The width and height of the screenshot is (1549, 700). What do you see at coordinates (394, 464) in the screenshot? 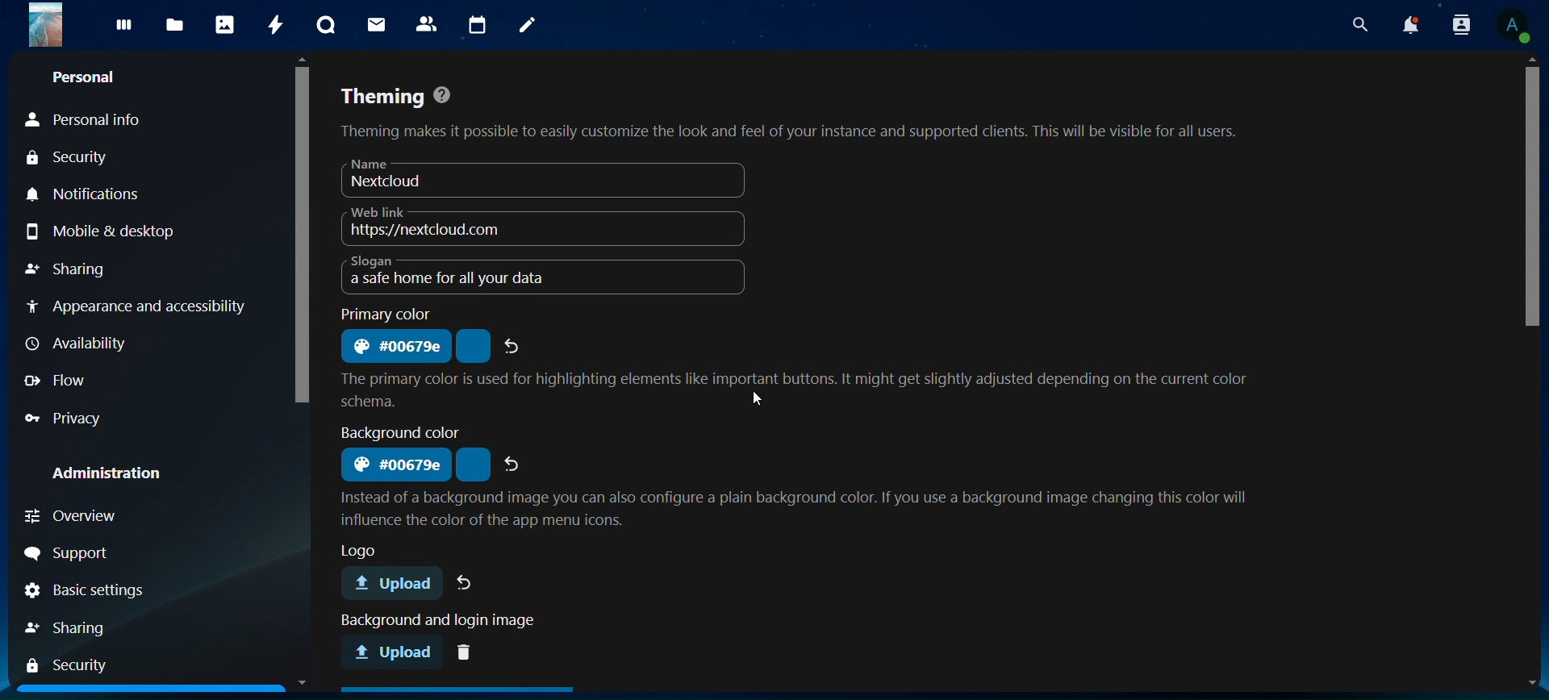
I see `background color` at bounding box center [394, 464].